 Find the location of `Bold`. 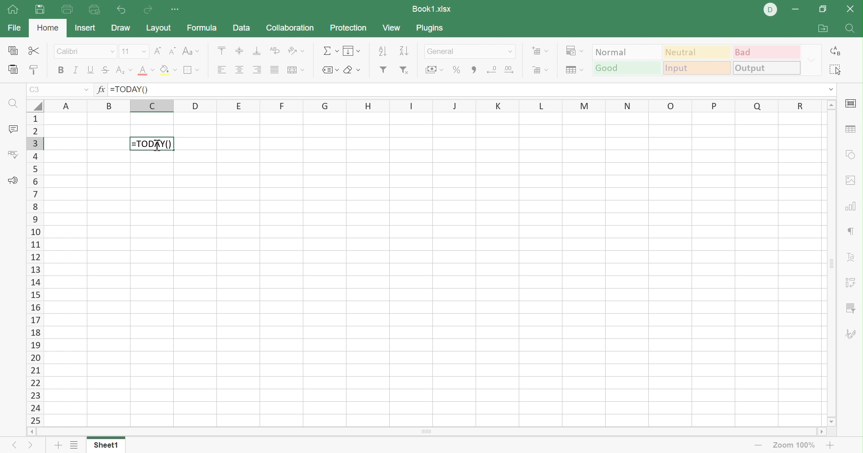

Bold is located at coordinates (60, 71).